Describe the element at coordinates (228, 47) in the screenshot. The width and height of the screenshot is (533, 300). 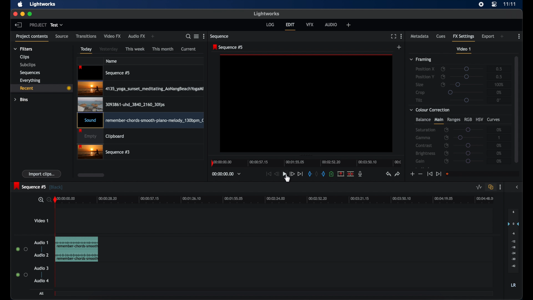
I see `sequence 5` at that location.